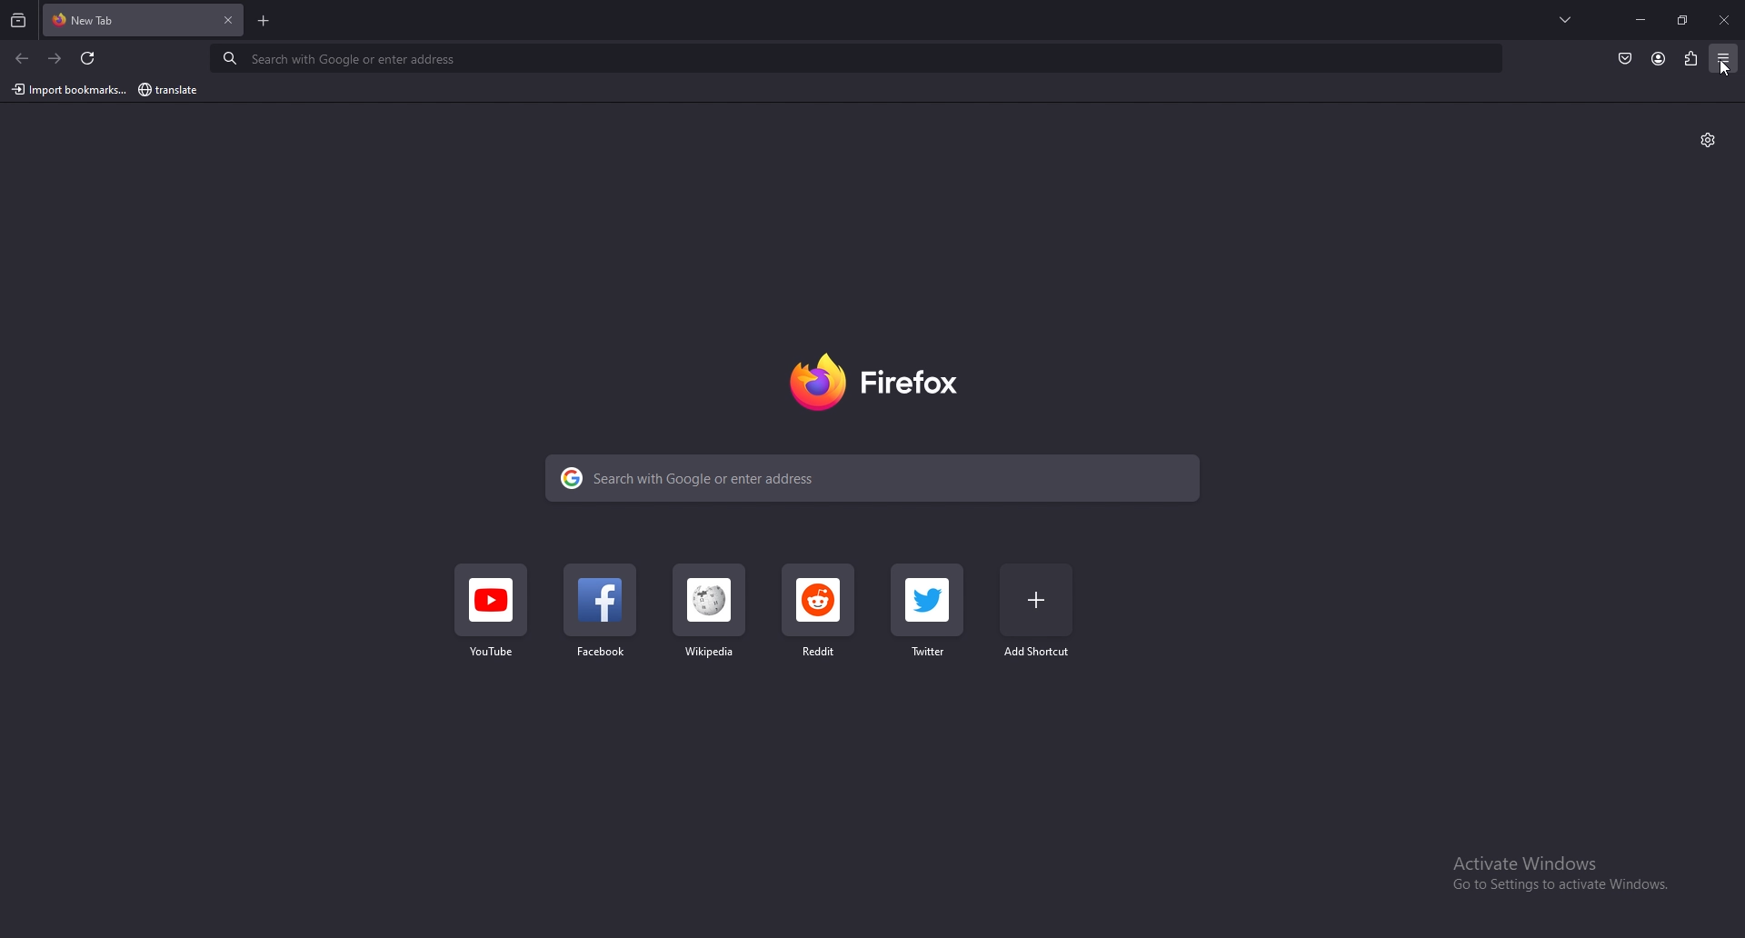  Describe the element at coordinates (601, 614) in the screenshot. I see `facebook` at that location.